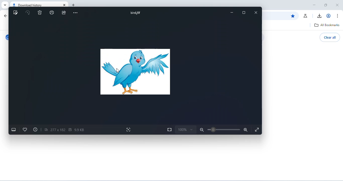  What do you see at coordinates (63, 5) in the screenshot?
I see `close tab` at bounding box center [63, 5].